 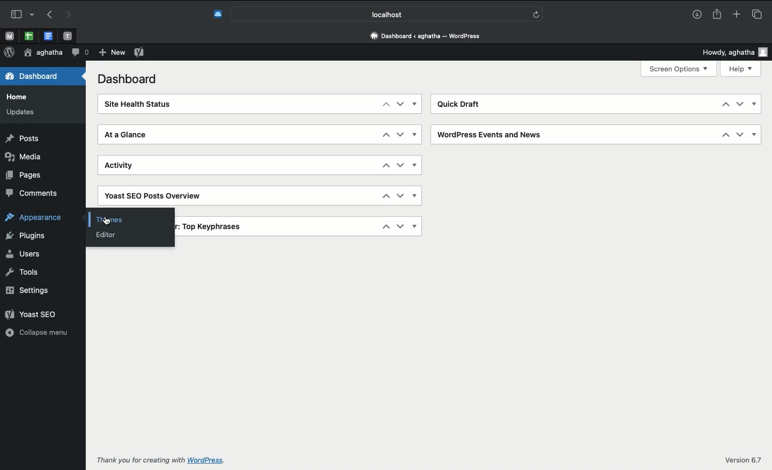 What do you see at coordinates (385, 226) in the screenshot?
I see `Up` at bounding box center [385, 226].